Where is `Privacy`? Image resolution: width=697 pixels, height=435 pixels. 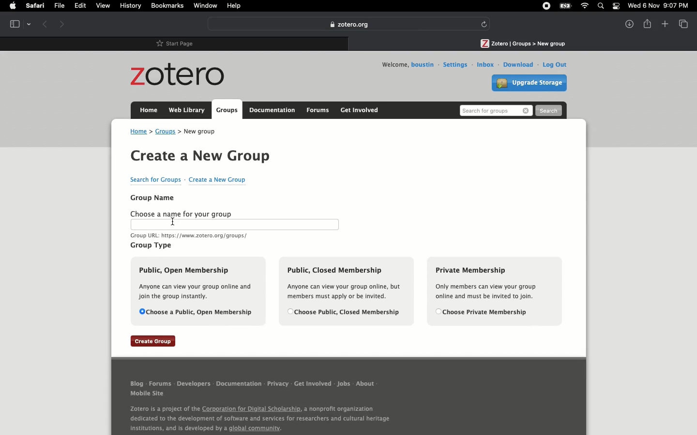 Privacy is located at coordinates (277, 383).